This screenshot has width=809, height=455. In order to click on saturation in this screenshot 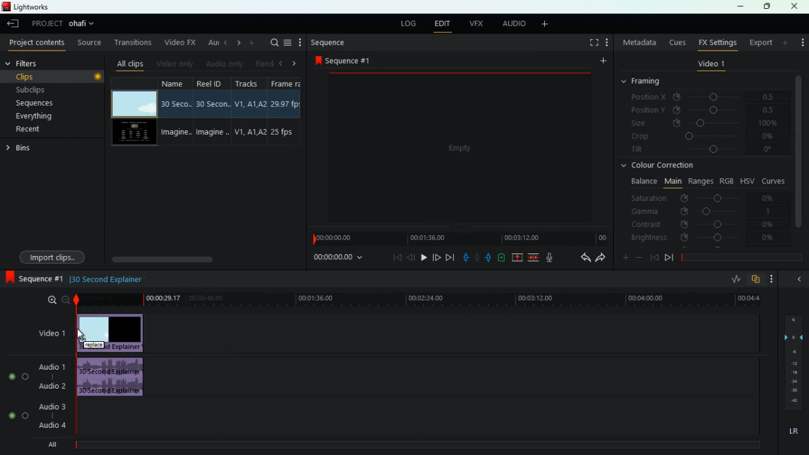, I will do `click(705, 198)`.